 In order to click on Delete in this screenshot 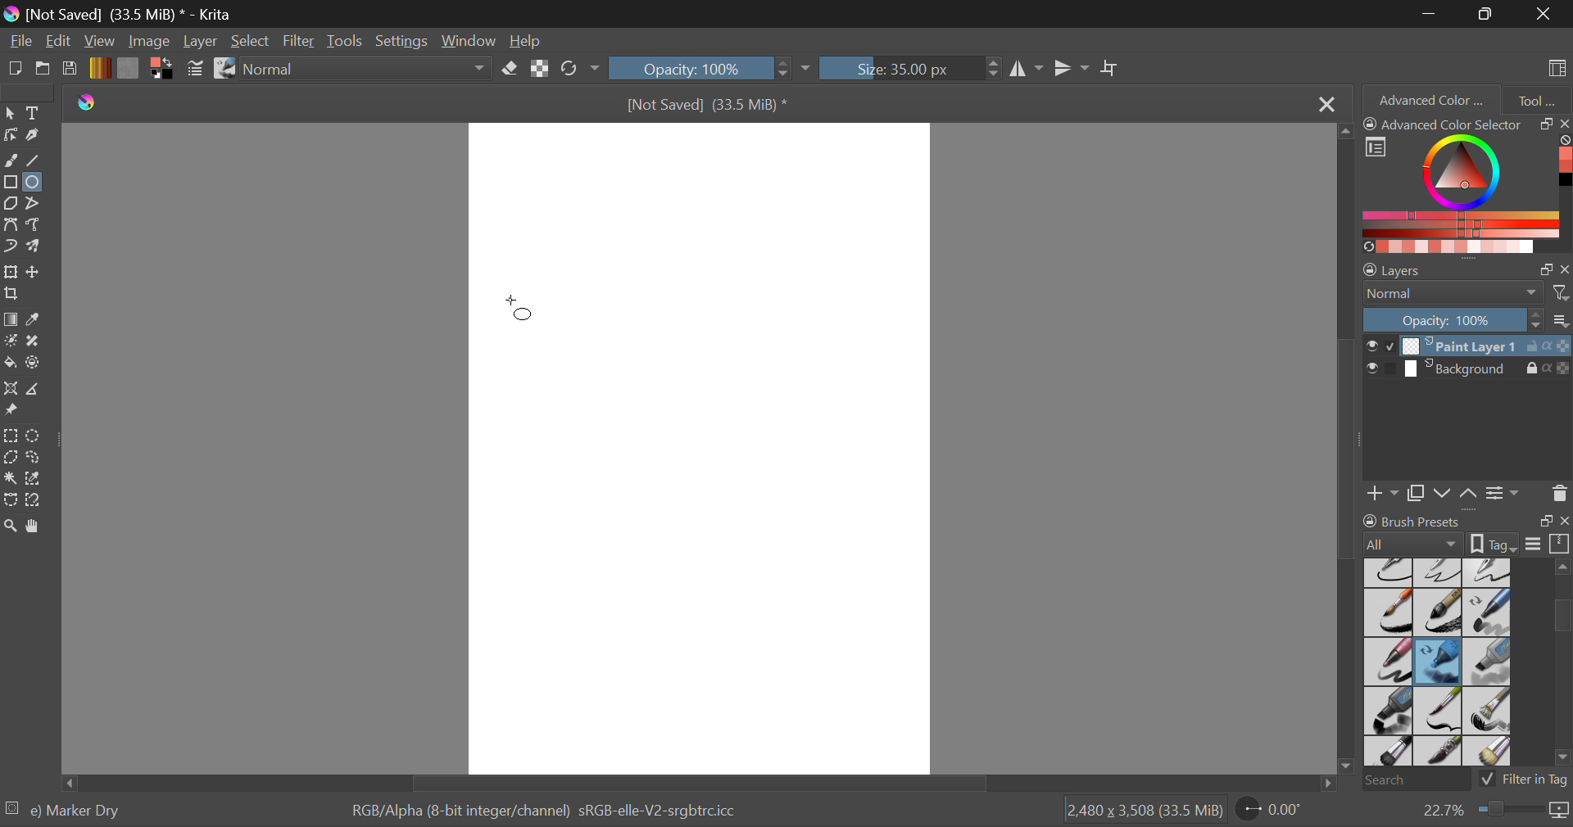, I will do `click(1559, 493)`.